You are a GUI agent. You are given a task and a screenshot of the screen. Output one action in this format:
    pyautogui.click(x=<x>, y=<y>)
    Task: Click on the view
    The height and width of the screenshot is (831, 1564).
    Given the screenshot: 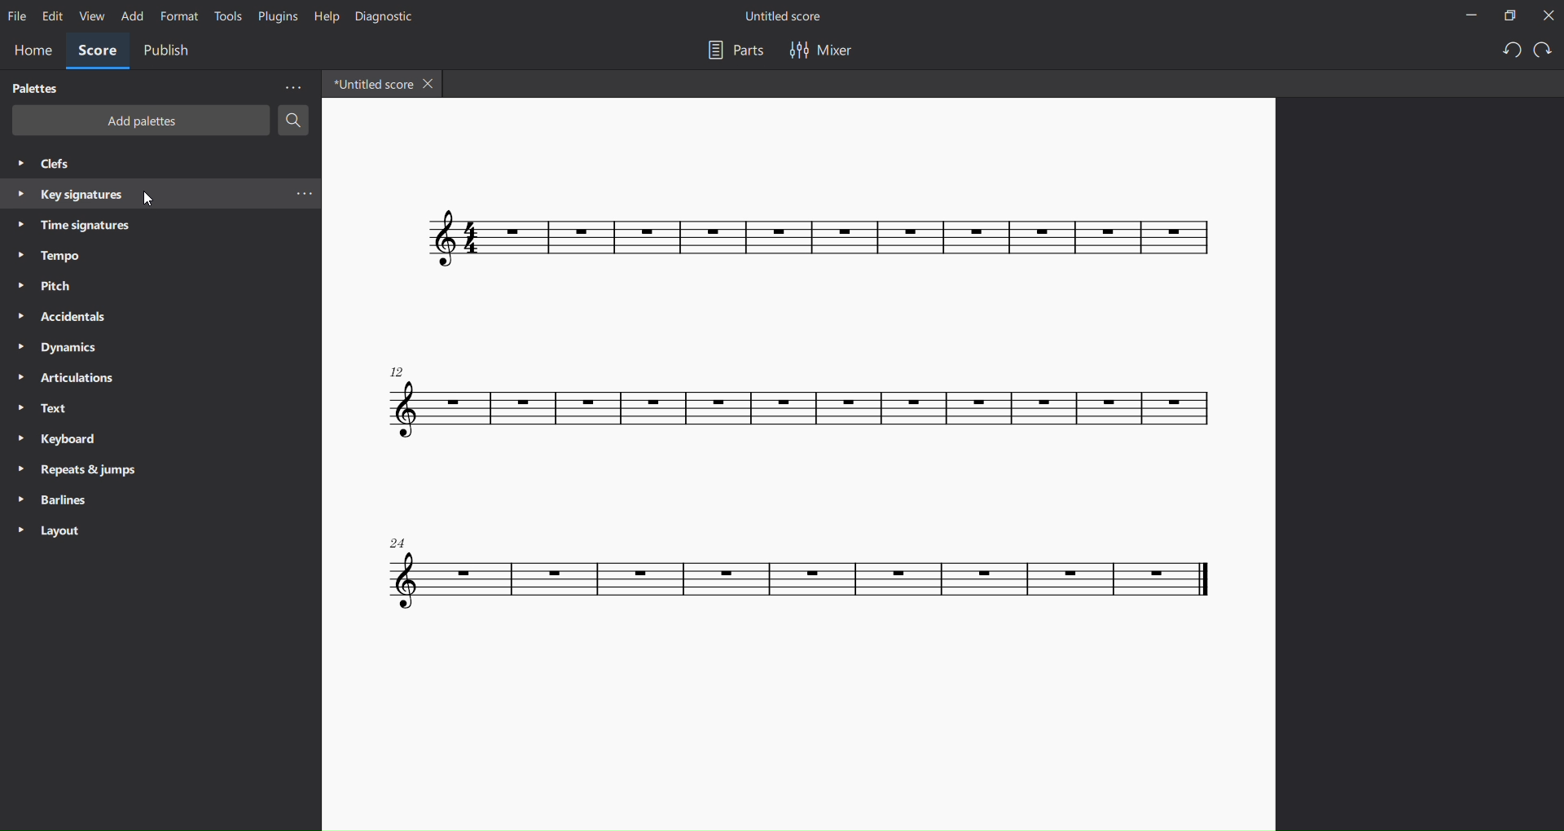 What is the action you would take?
    pyautogui.click(x=91, y=15)
    